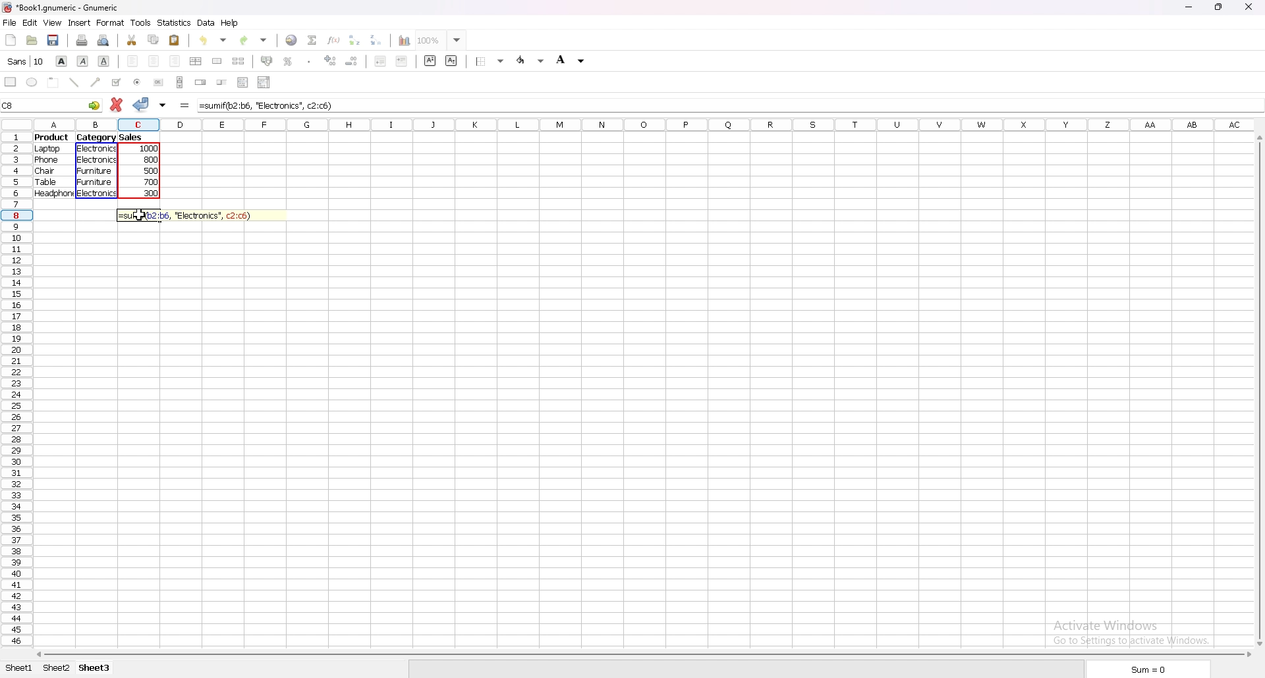 This screenshot has width=1265, height=678. I want to click on right align, so click(175, 61).